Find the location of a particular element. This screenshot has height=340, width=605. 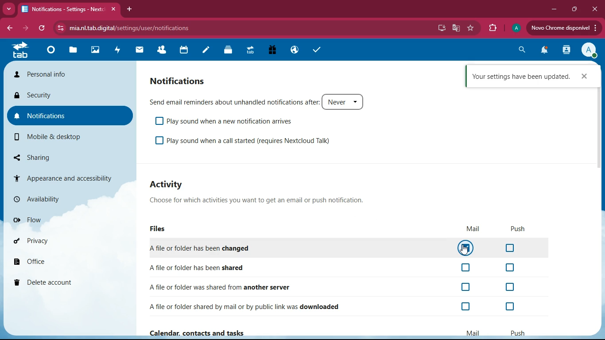

files is located at coordinates (230, 52).